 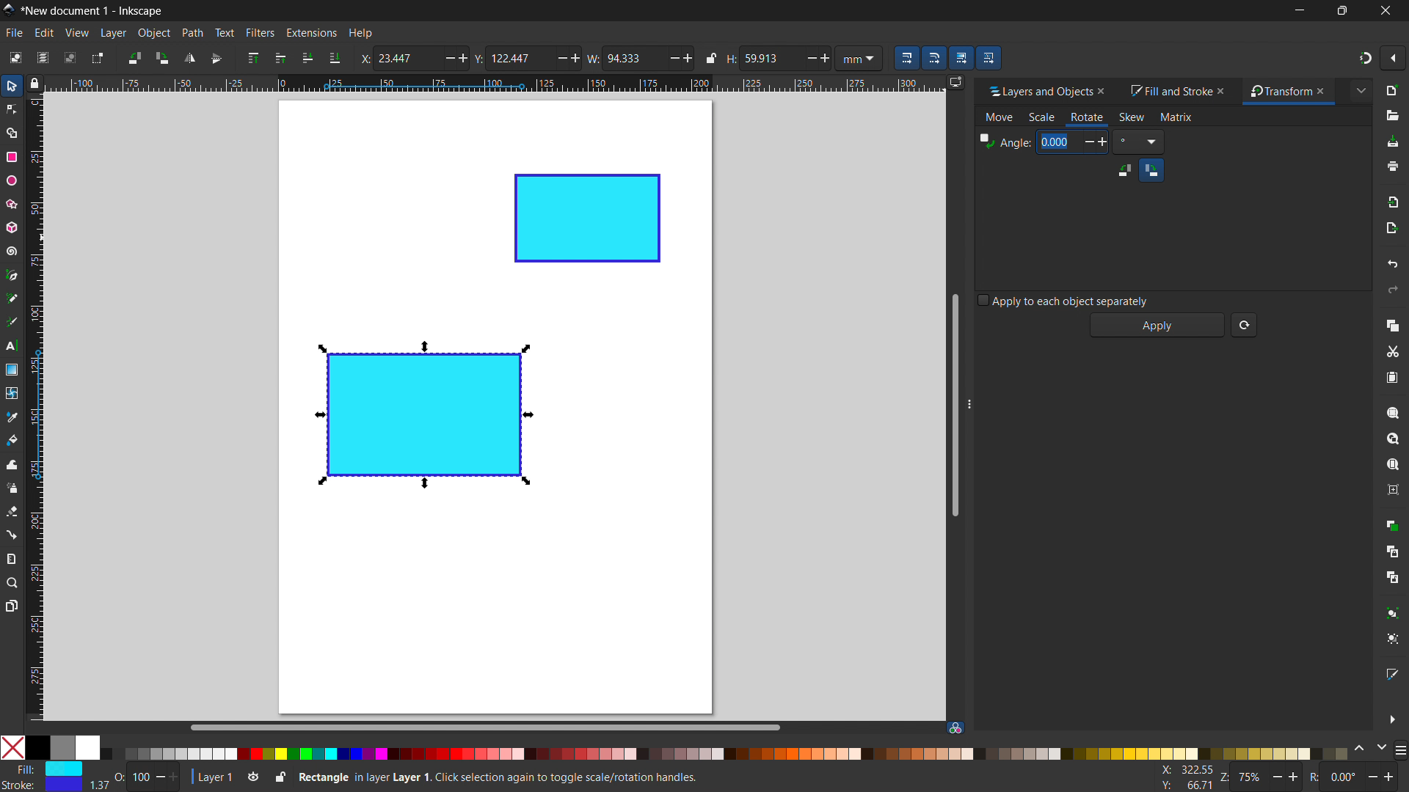 What do you see at coordinates (1183, 771) in the screenshot?
I see `X: 100.77` at bounding box center [1183, 771].